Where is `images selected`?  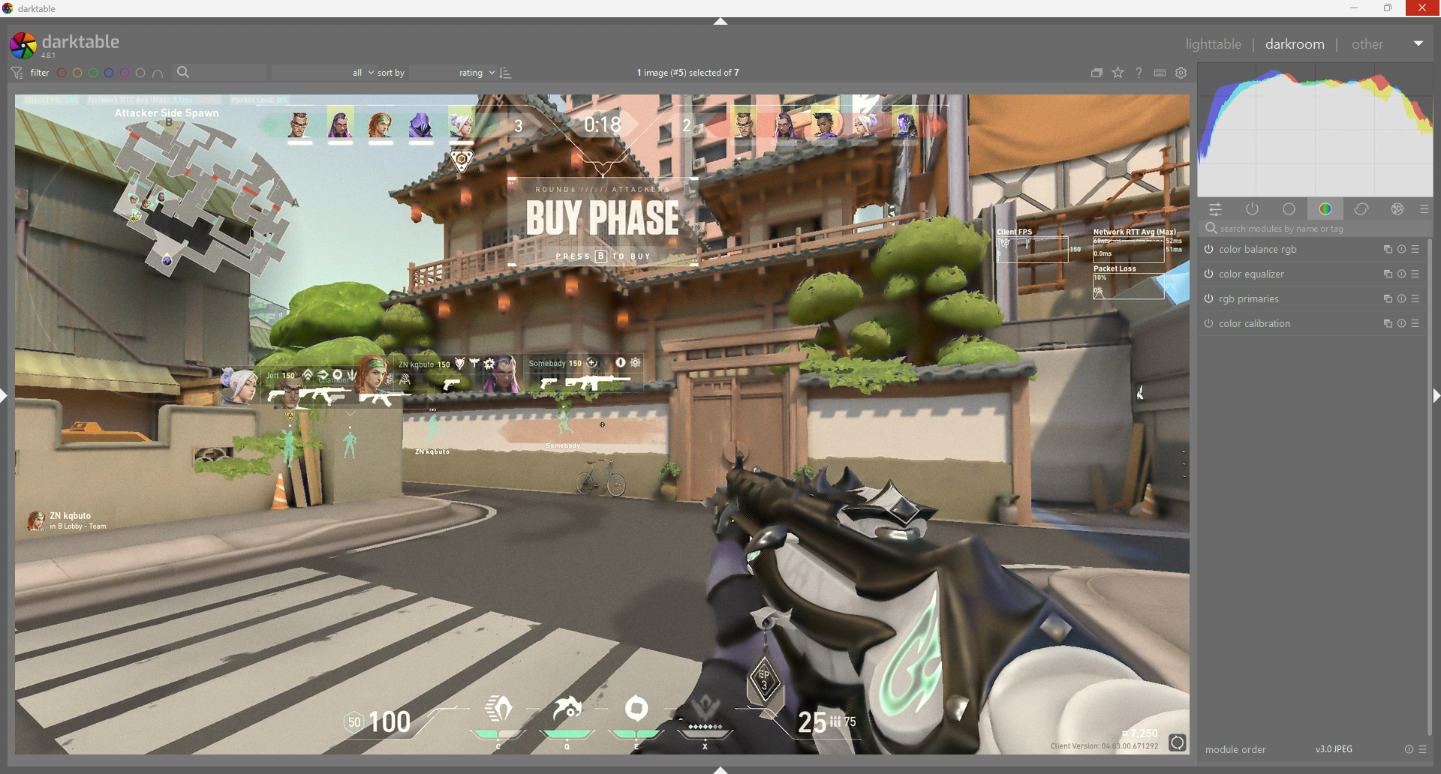 images selected is located at coordinates (690, 73).